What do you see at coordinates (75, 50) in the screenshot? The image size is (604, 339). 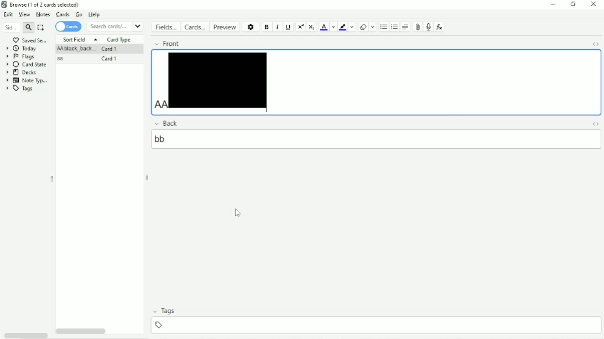 I see `AA` at bounding box center [75, 50].